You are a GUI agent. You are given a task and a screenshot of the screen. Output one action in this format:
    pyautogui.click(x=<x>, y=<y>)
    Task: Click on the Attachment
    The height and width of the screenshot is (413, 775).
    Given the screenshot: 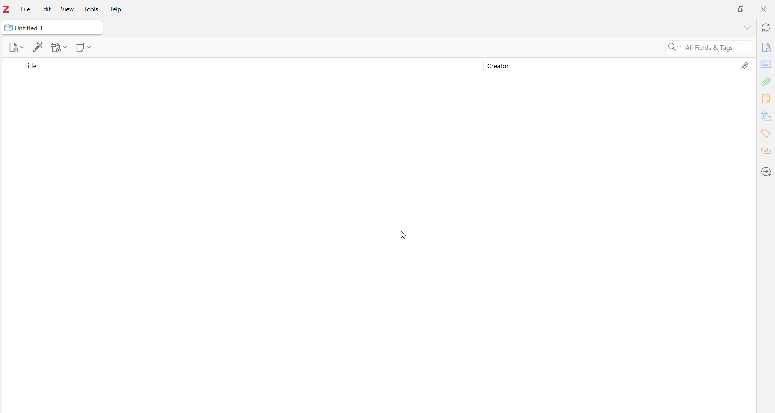 What is the action you would take?
    pyautogui.click(x=767, y=82)
    